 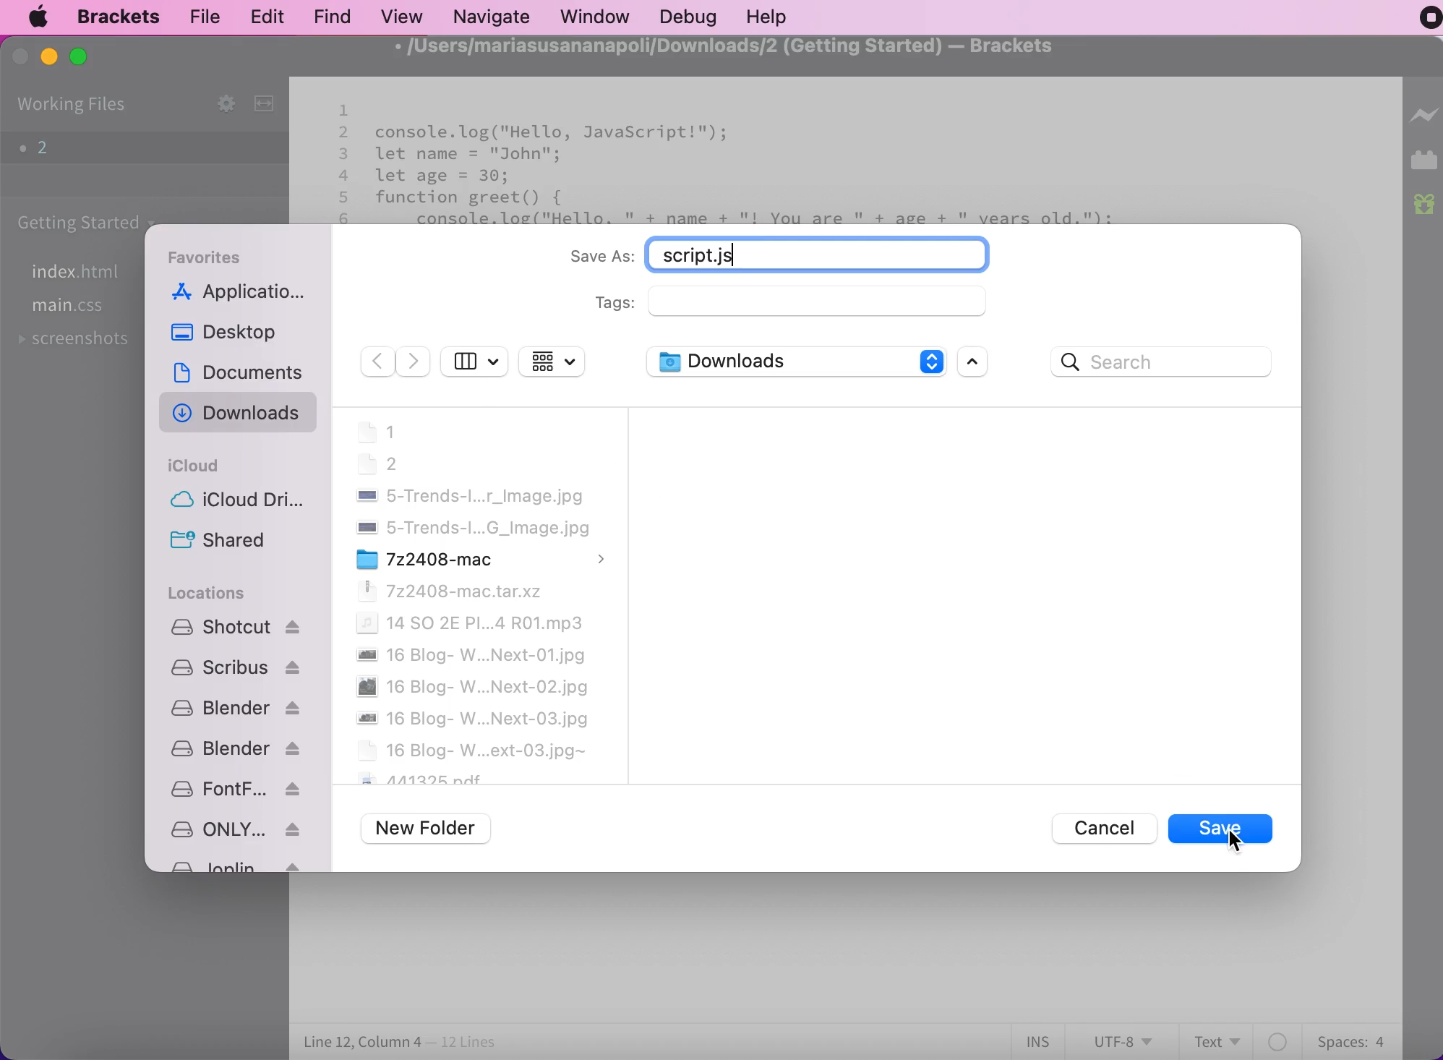 What do you see at coordinates (72, 309) in the screenshot?
I see `main.css` at bounding box center [72, 309].